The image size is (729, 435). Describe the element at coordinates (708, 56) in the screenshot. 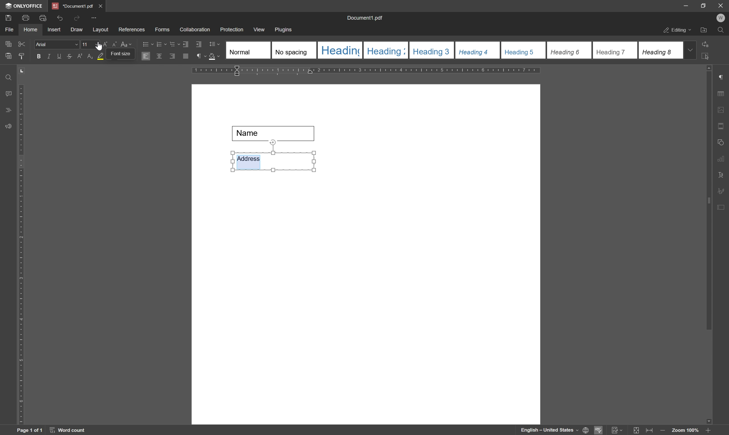

I see `select all` at that location.